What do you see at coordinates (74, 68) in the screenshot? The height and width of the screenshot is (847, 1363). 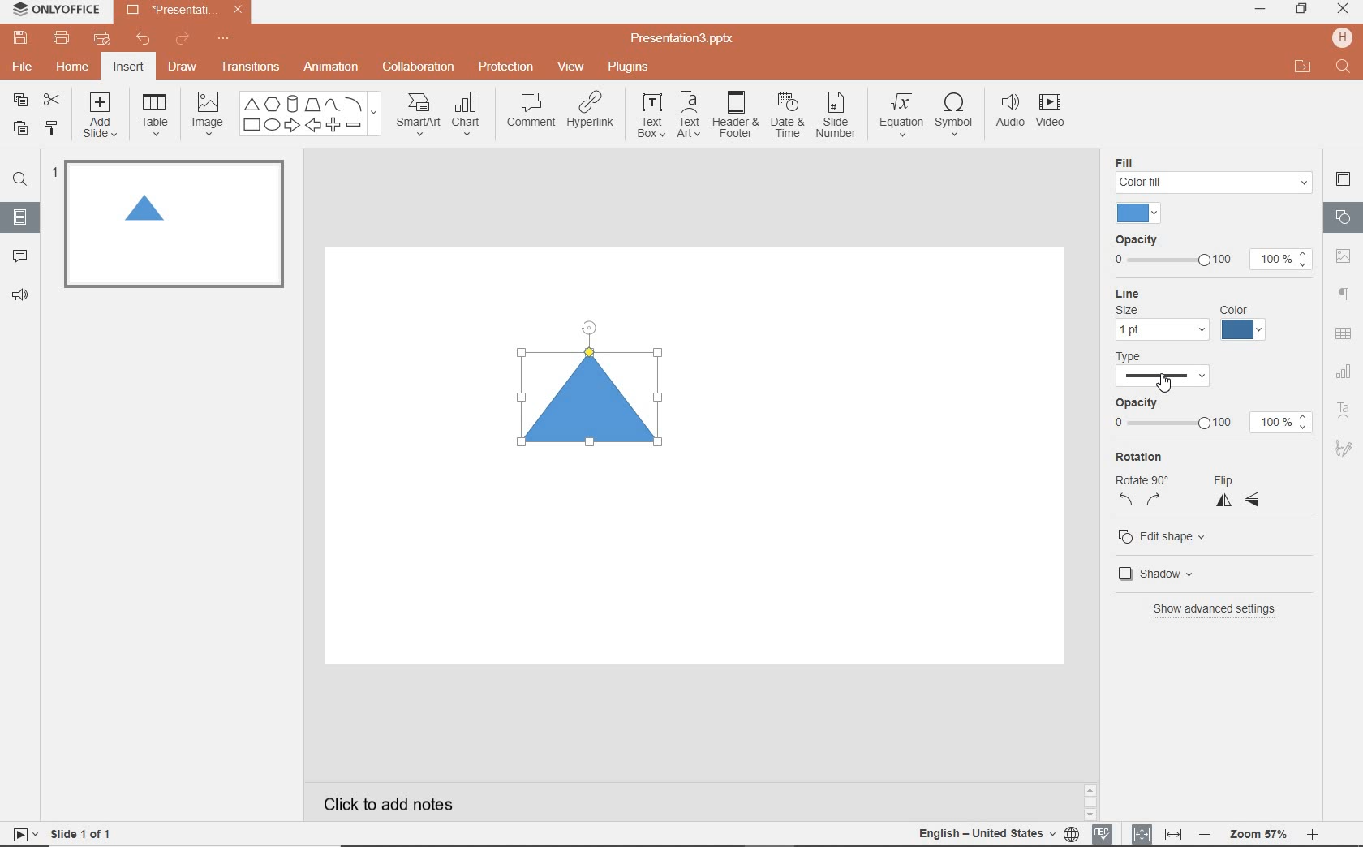 I see `HOME` at bounding box center [74, 68].